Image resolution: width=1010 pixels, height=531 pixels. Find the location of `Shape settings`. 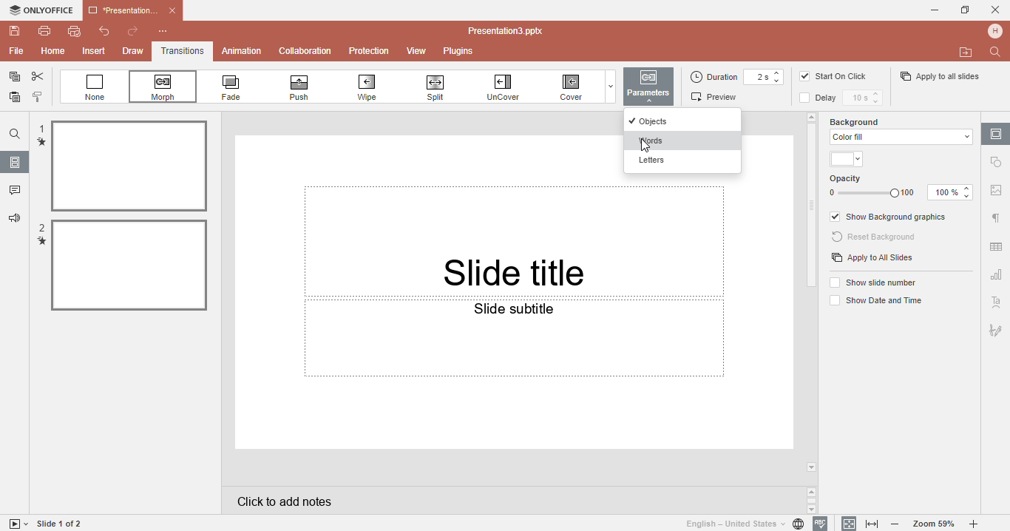

Shape settings is located at coordinates (997, 162).